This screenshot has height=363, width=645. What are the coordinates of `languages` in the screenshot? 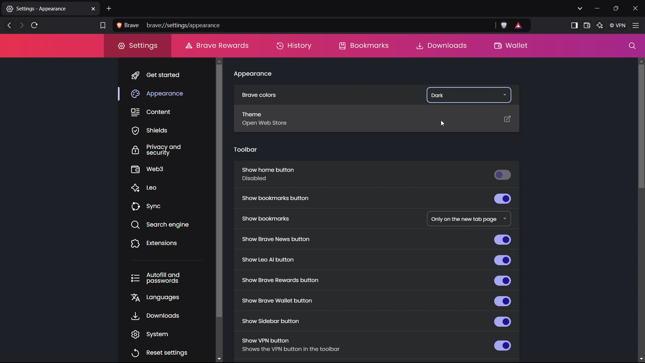 It's located at (171, 296).